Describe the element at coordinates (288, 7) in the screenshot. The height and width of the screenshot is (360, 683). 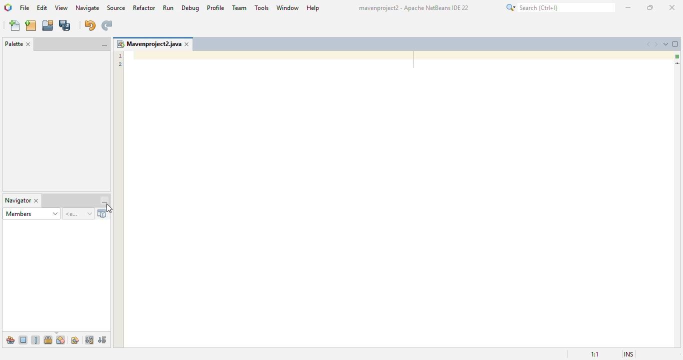
I see `window` at that location.